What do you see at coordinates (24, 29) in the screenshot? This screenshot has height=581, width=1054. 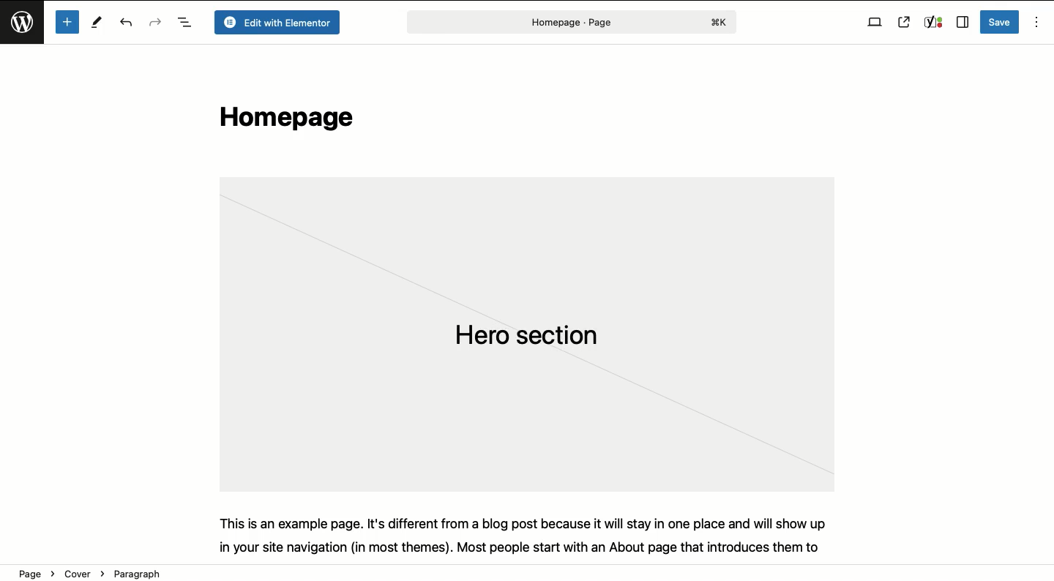 I see `Wordpress logo` at bounding box center [24, 29].